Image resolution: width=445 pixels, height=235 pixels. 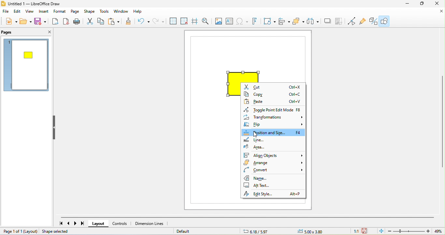 I want to click on show draw function, so click(x=385, y=21).